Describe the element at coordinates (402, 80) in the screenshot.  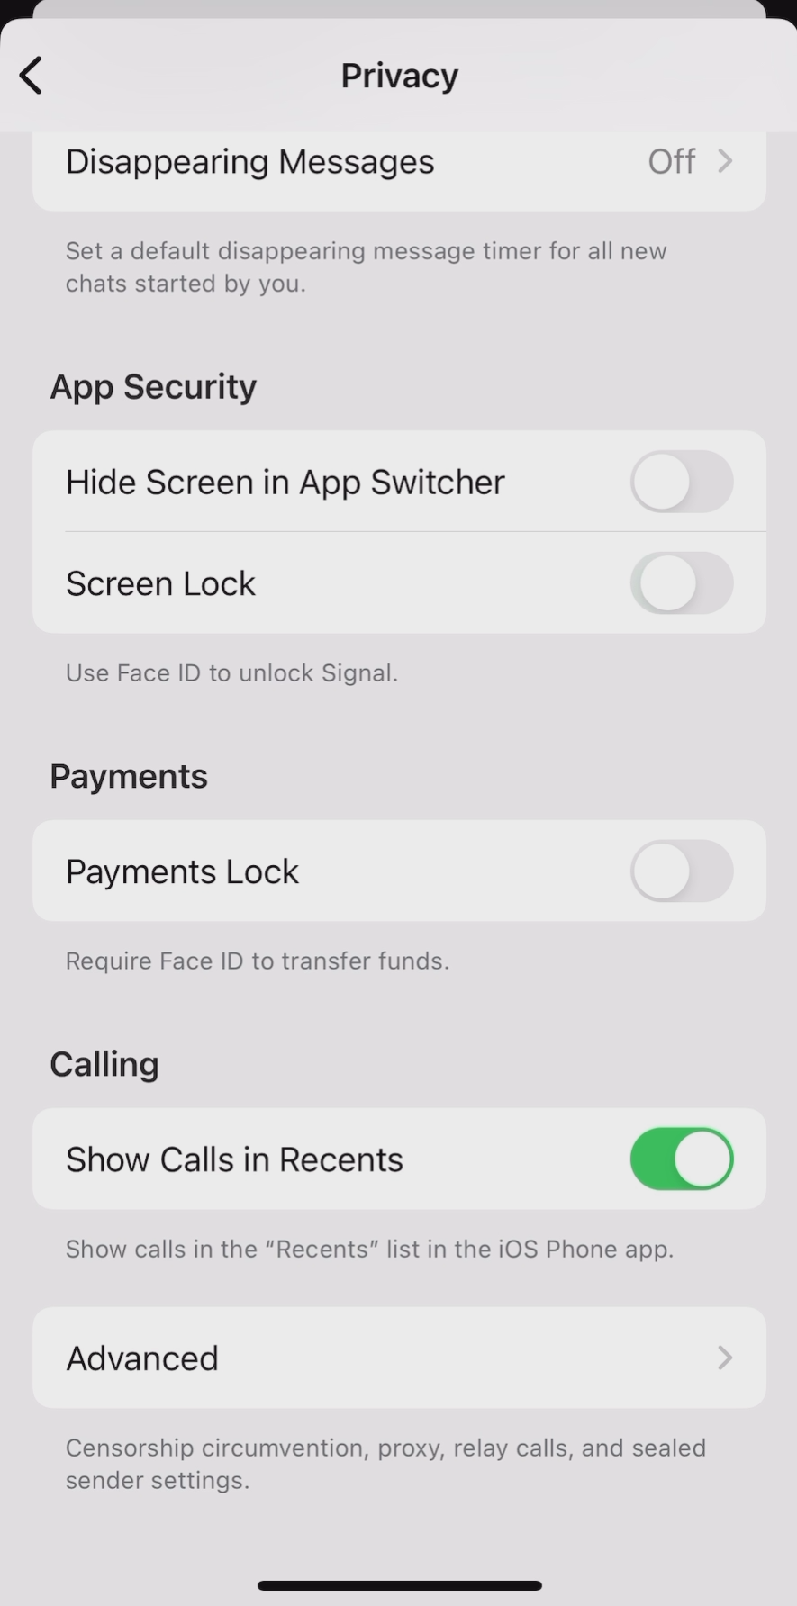
I see `Privacy` at that location.